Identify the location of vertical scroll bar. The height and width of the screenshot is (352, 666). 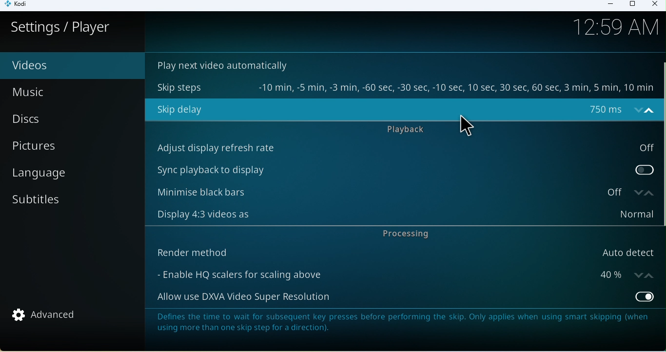
(662, 143).